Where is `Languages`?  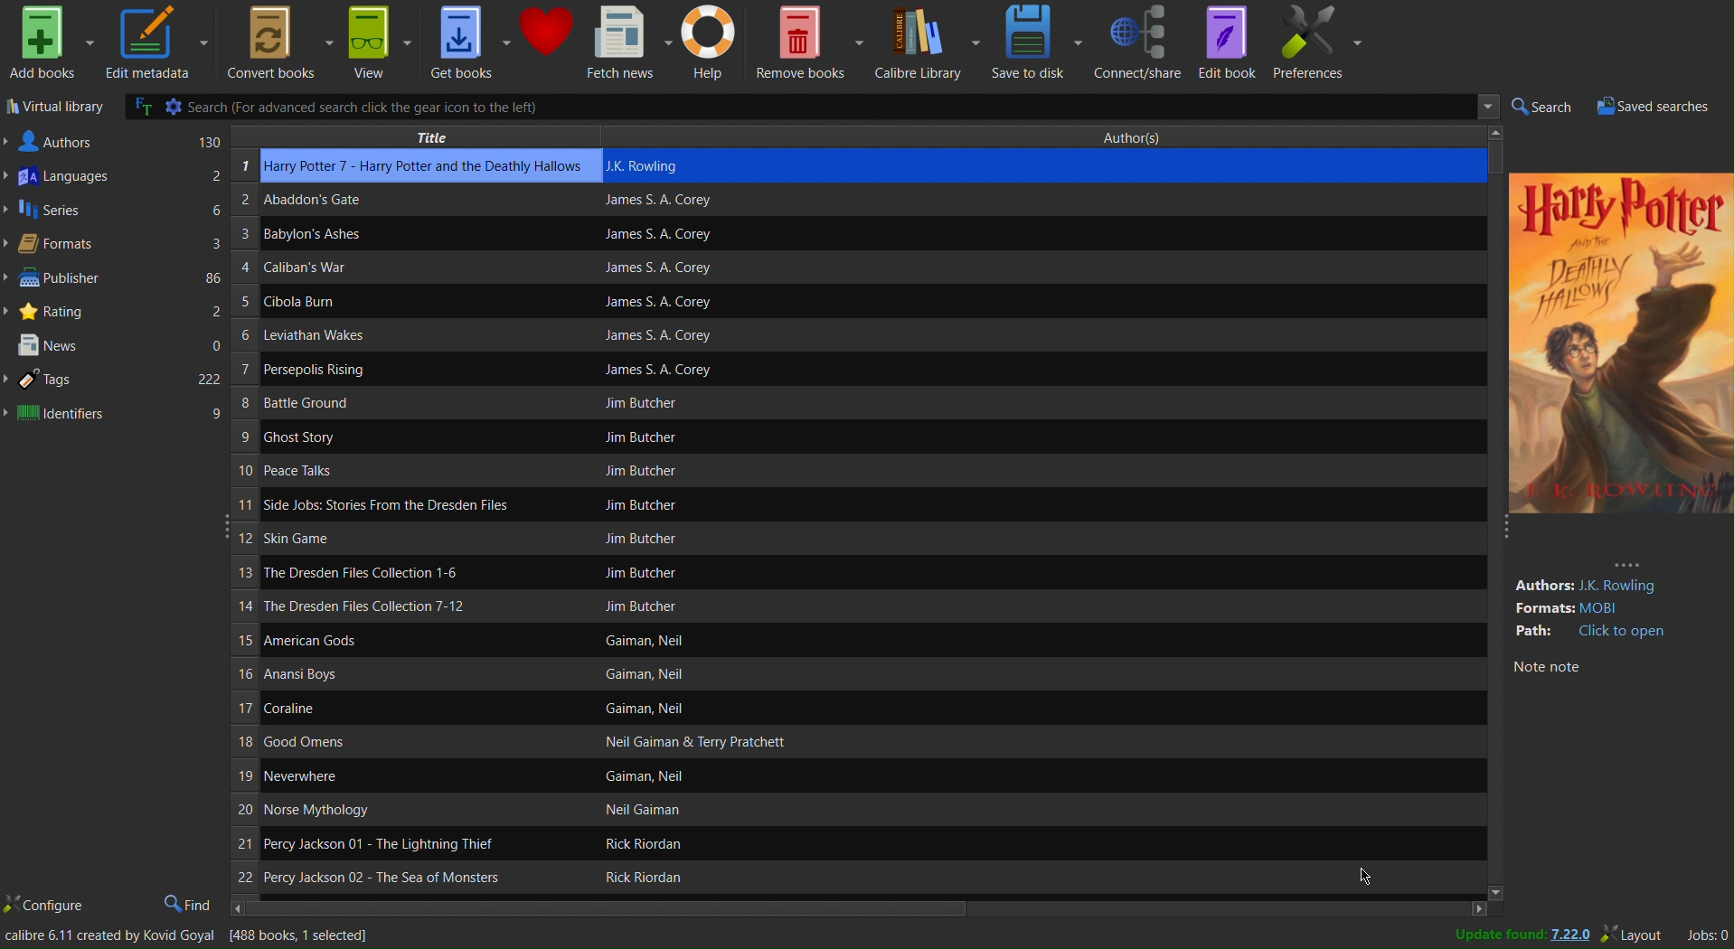
Languages is located at coordinates (116, 176).